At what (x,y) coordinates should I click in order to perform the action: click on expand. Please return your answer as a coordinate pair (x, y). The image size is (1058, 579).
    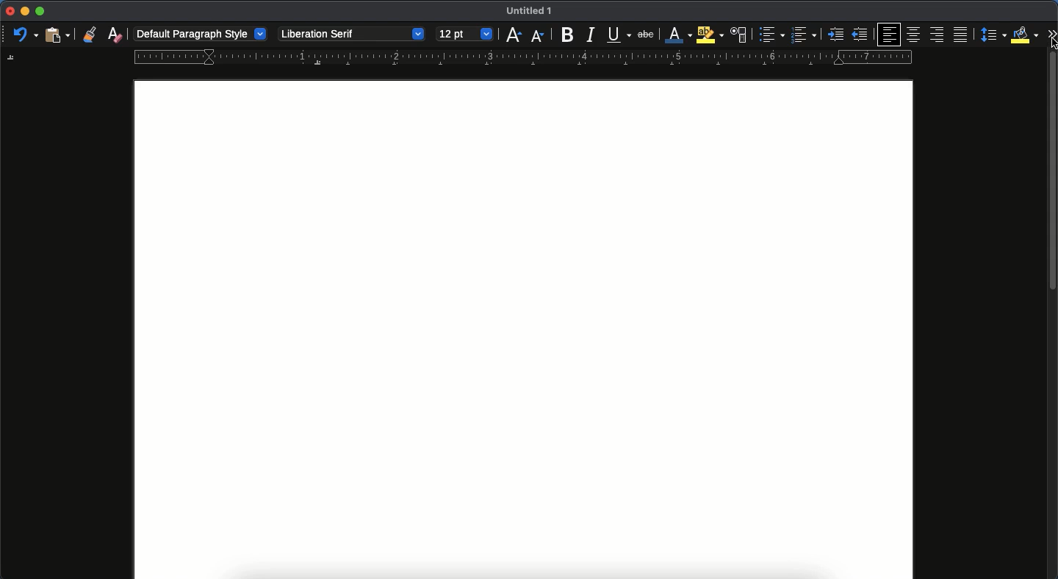
    Looking at the image, I should click on (1051, 33).